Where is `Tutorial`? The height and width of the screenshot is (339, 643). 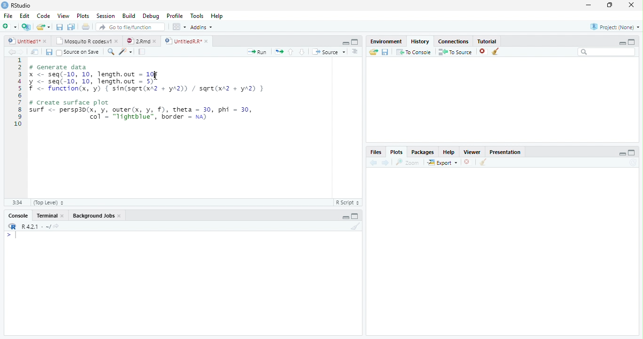
Tutorial is located at coordinates (487, 40).